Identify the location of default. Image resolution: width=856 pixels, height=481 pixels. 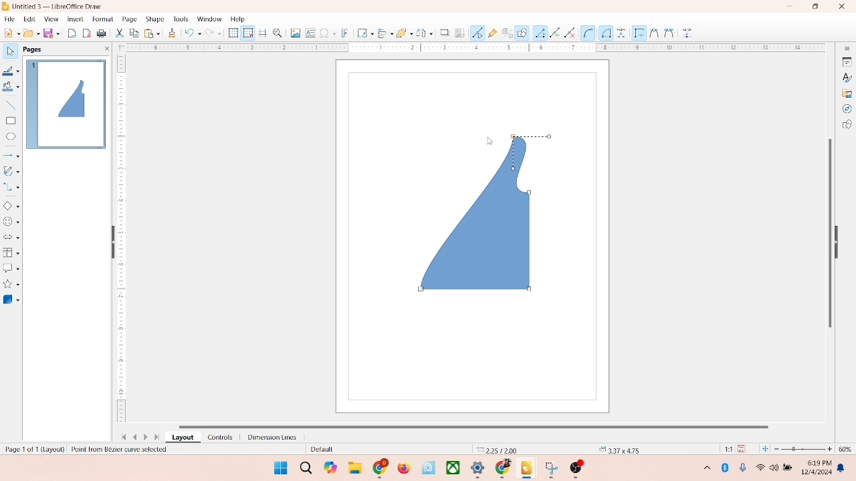
(311, 450).